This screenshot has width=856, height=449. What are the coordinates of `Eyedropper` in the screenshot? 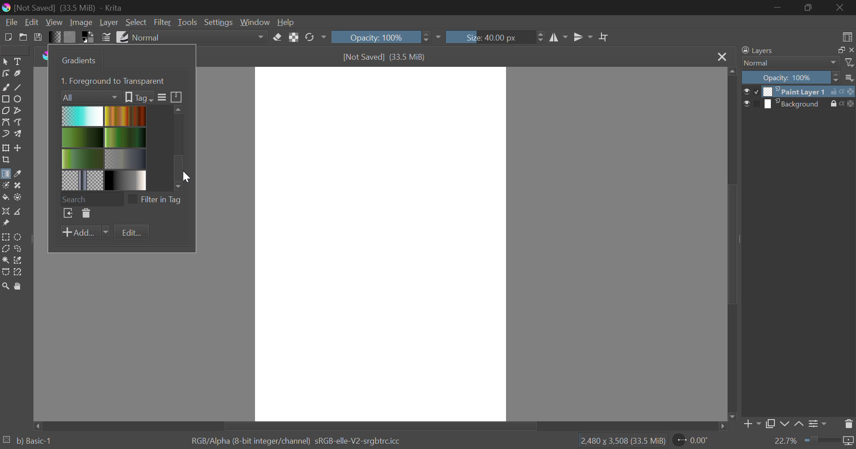 It's located at (17, 175).